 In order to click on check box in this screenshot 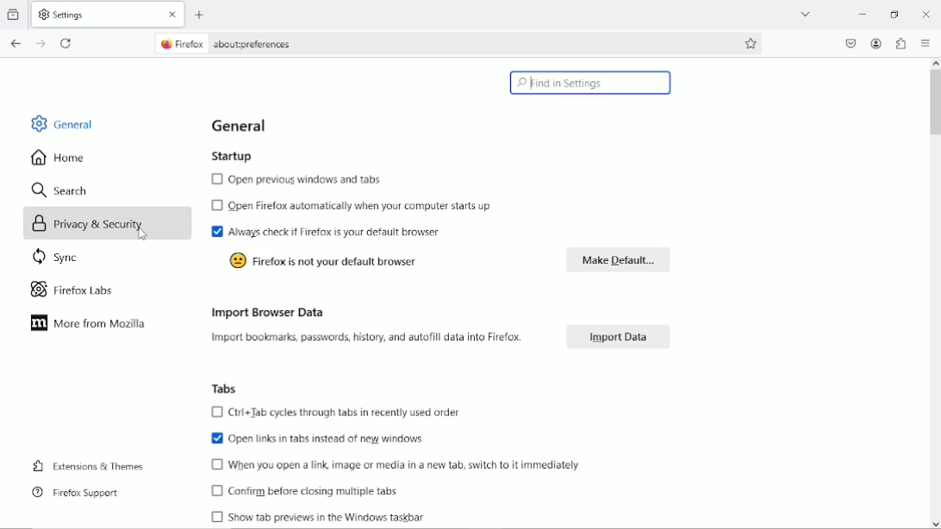, I will do `click(217, 464)`.